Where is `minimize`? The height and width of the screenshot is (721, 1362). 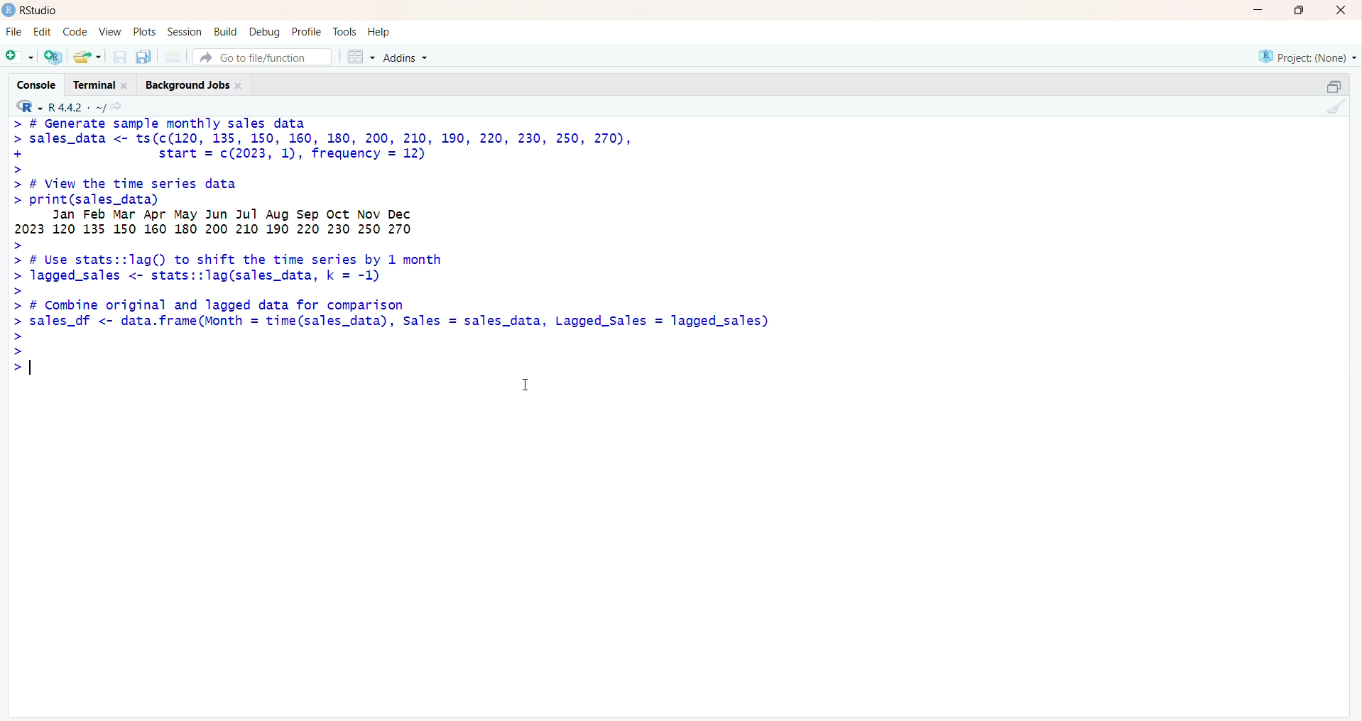 minimize is located at coordinates (1255, 11).